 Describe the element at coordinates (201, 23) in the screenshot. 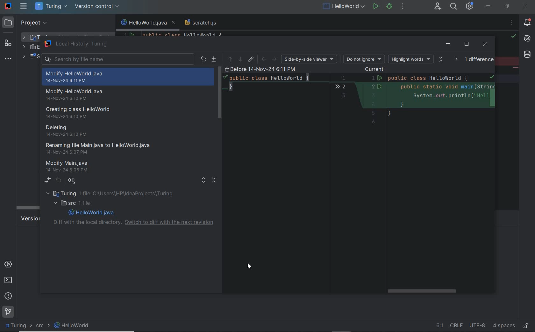

I see `scratch file` at that location.